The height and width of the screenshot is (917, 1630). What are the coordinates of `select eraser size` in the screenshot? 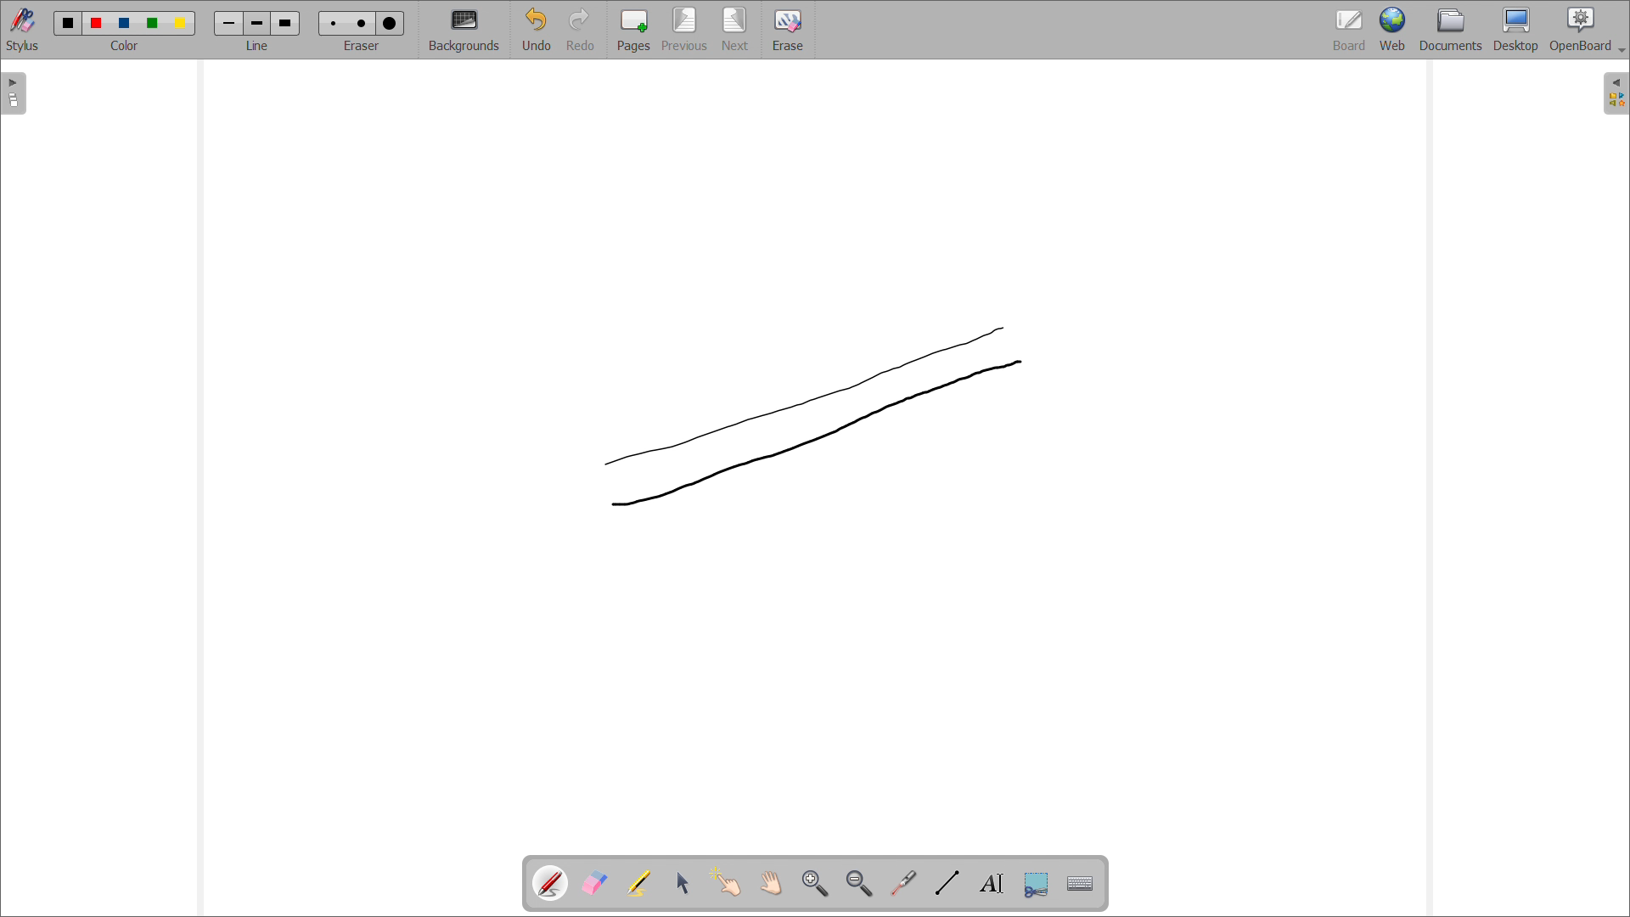 It's located at (363, 46).